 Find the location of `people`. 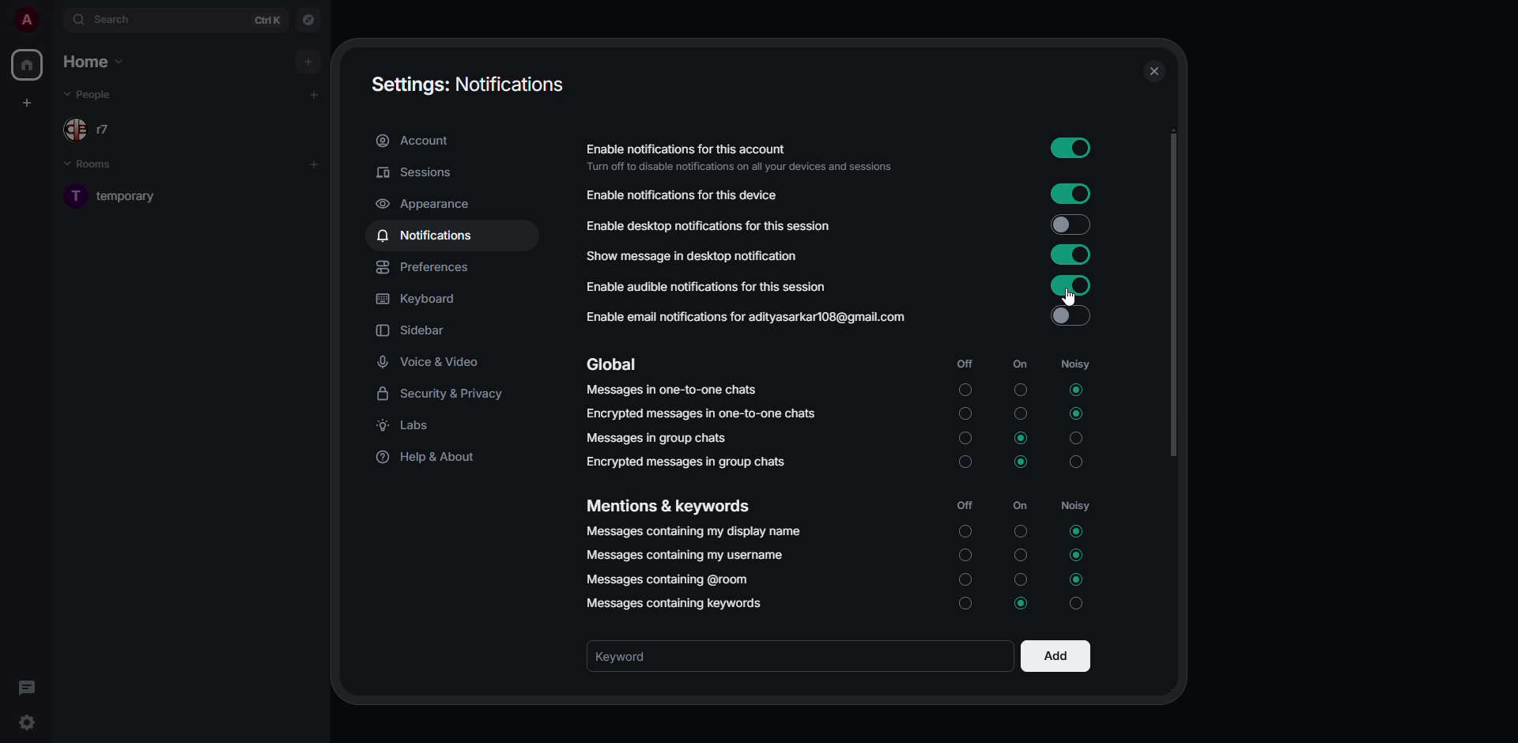

people is located at coordinates (95, 130).